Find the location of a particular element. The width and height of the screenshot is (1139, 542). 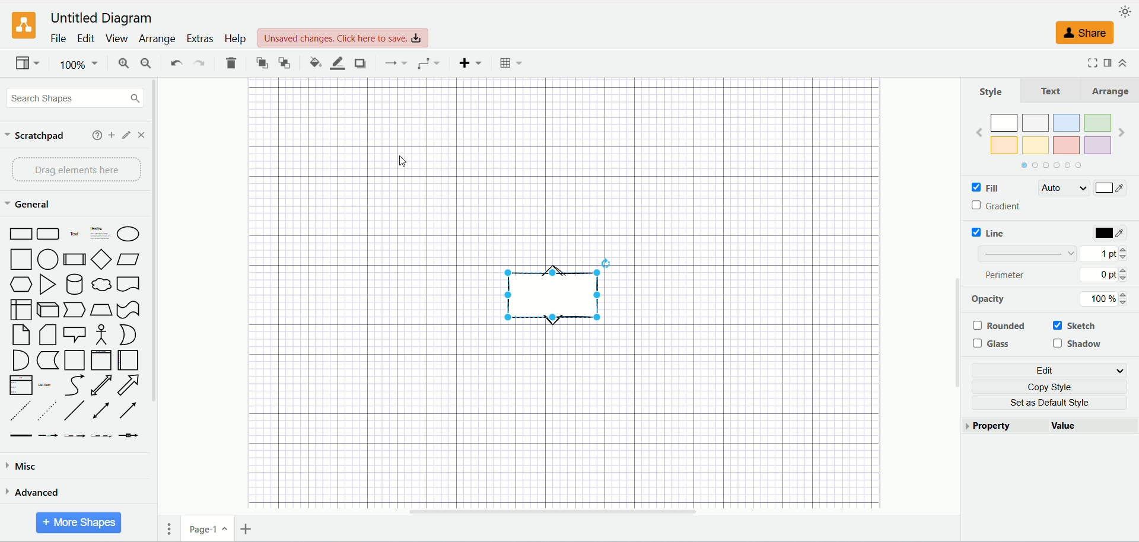

fill color is located at coordinates (313, 62).